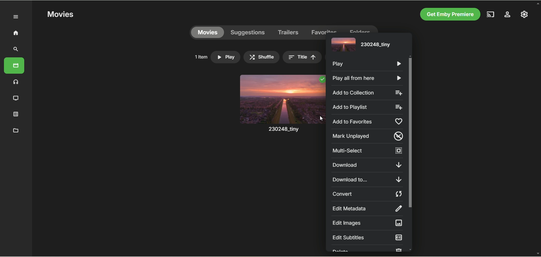 This screenshot has width=541, height=257. Describe the element at coordinates (507, 15) in the screenshot. I see `server` at that location.